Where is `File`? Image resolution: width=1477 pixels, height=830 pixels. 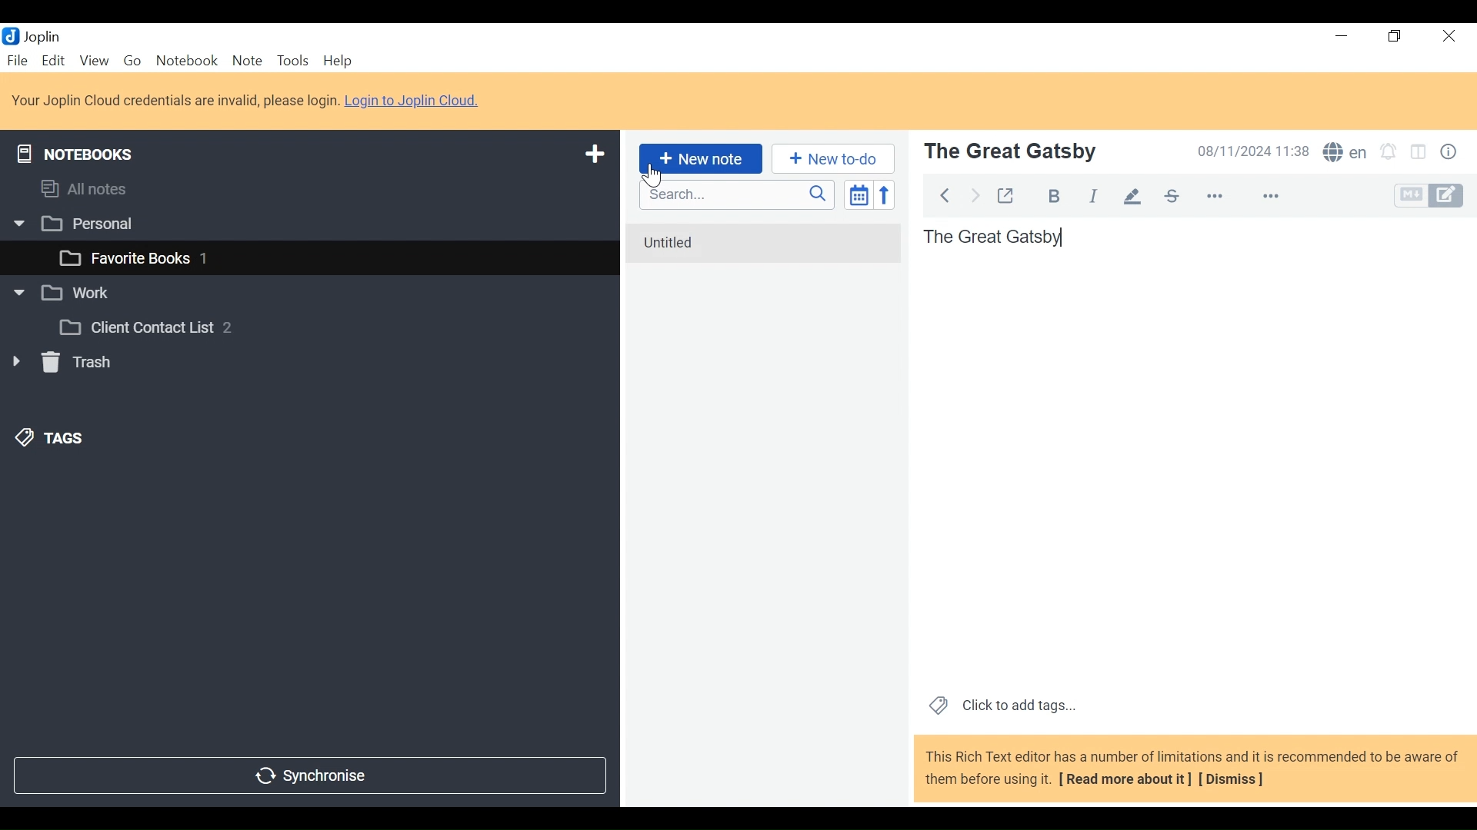 File is located at coordinates (18, 58).